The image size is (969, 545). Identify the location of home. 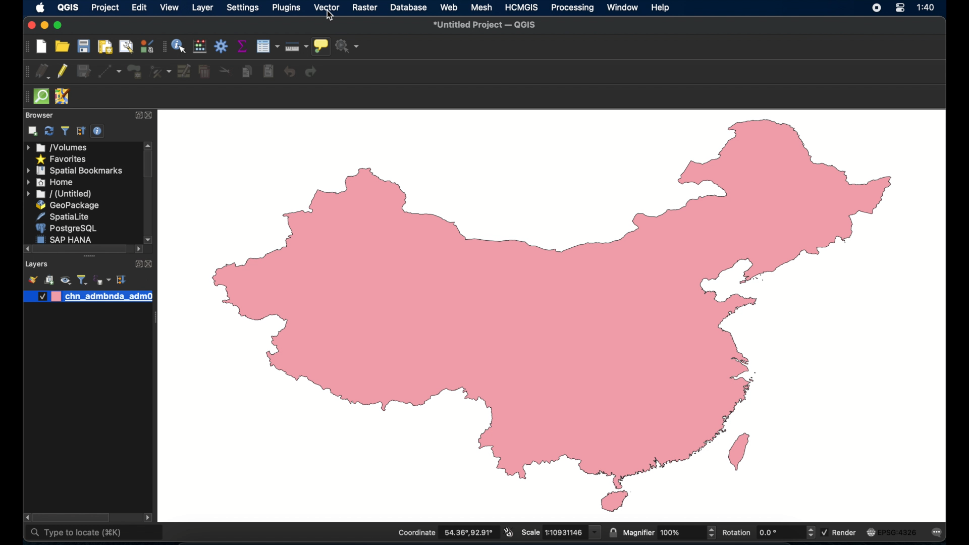
(50, 182).